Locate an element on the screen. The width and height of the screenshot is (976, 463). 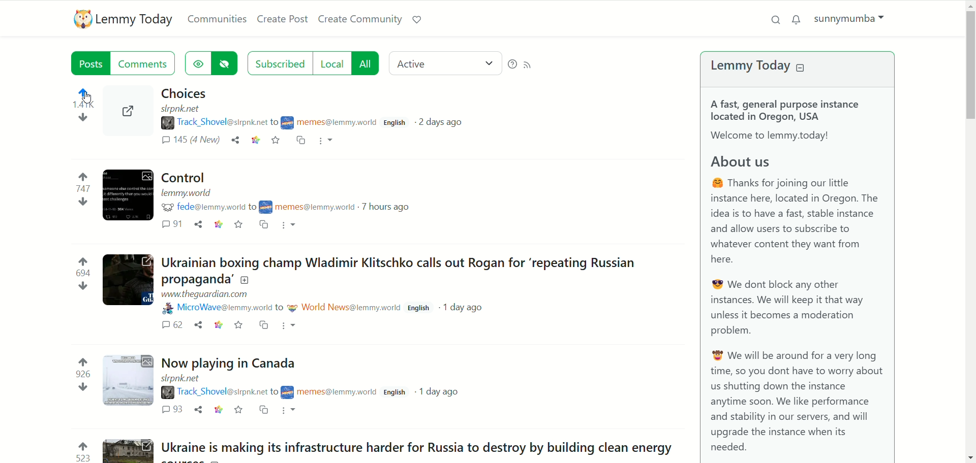
logo is located at coordinates (81, 19).